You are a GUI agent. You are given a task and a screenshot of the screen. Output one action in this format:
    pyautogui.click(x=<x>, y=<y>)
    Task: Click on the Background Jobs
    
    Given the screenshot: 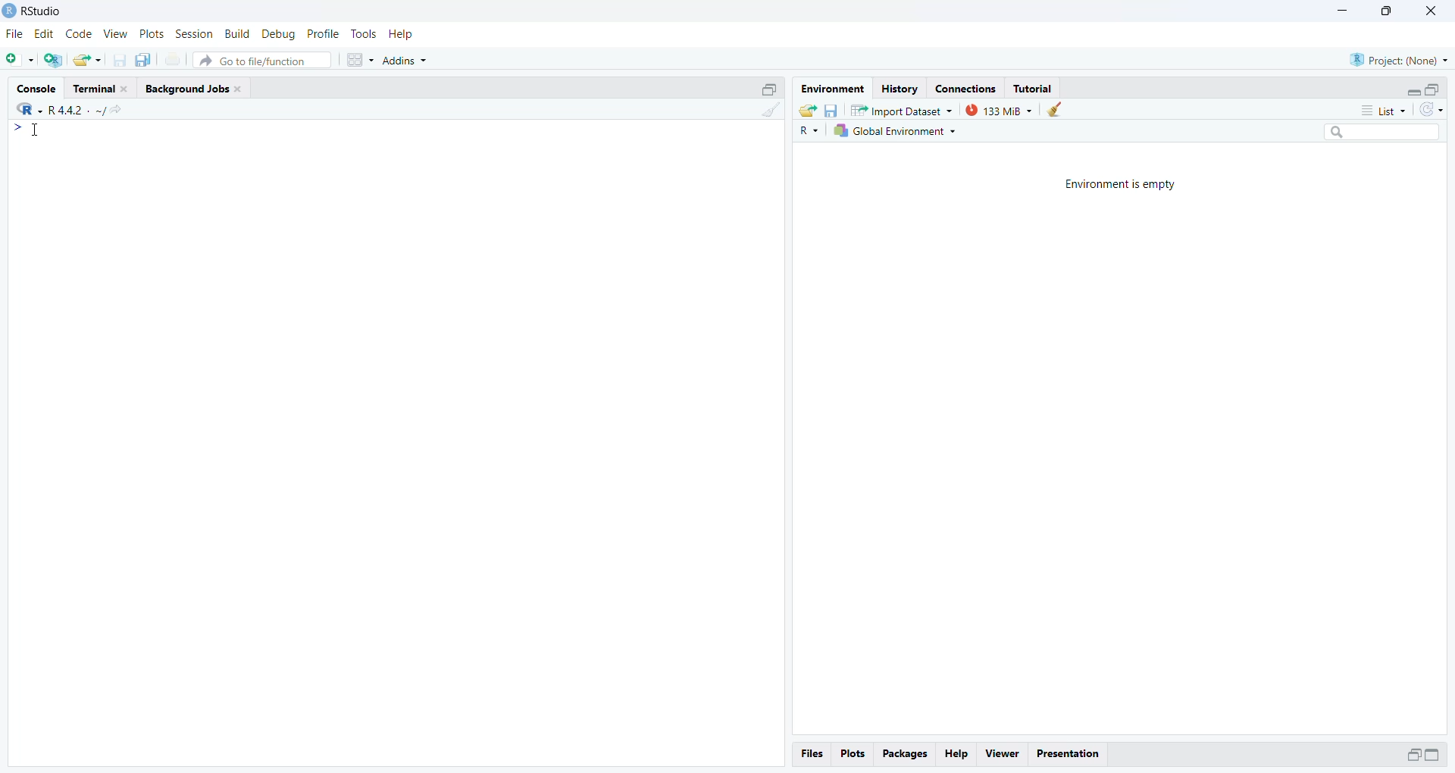 What is the action you would take?
    pyautogui.click(x=190, y=90)
    